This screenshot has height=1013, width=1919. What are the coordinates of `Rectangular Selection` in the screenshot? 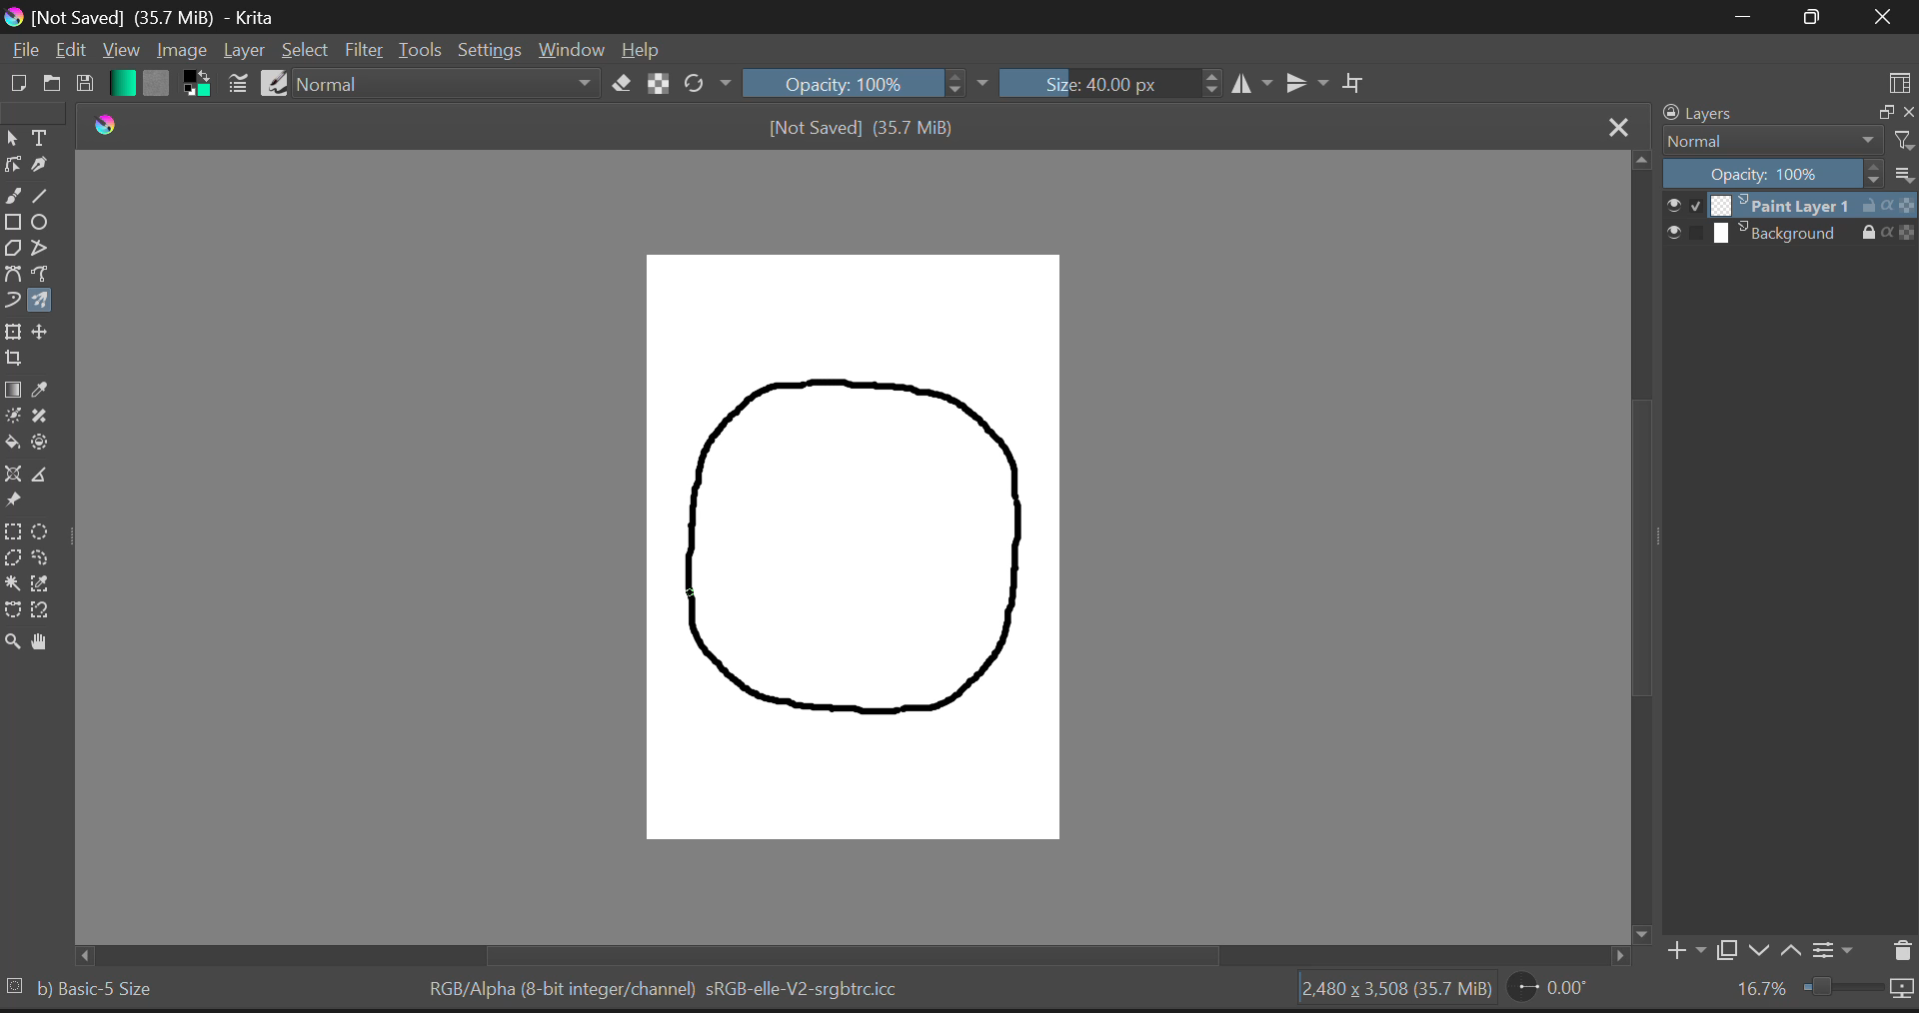 It's located at (16, 532).